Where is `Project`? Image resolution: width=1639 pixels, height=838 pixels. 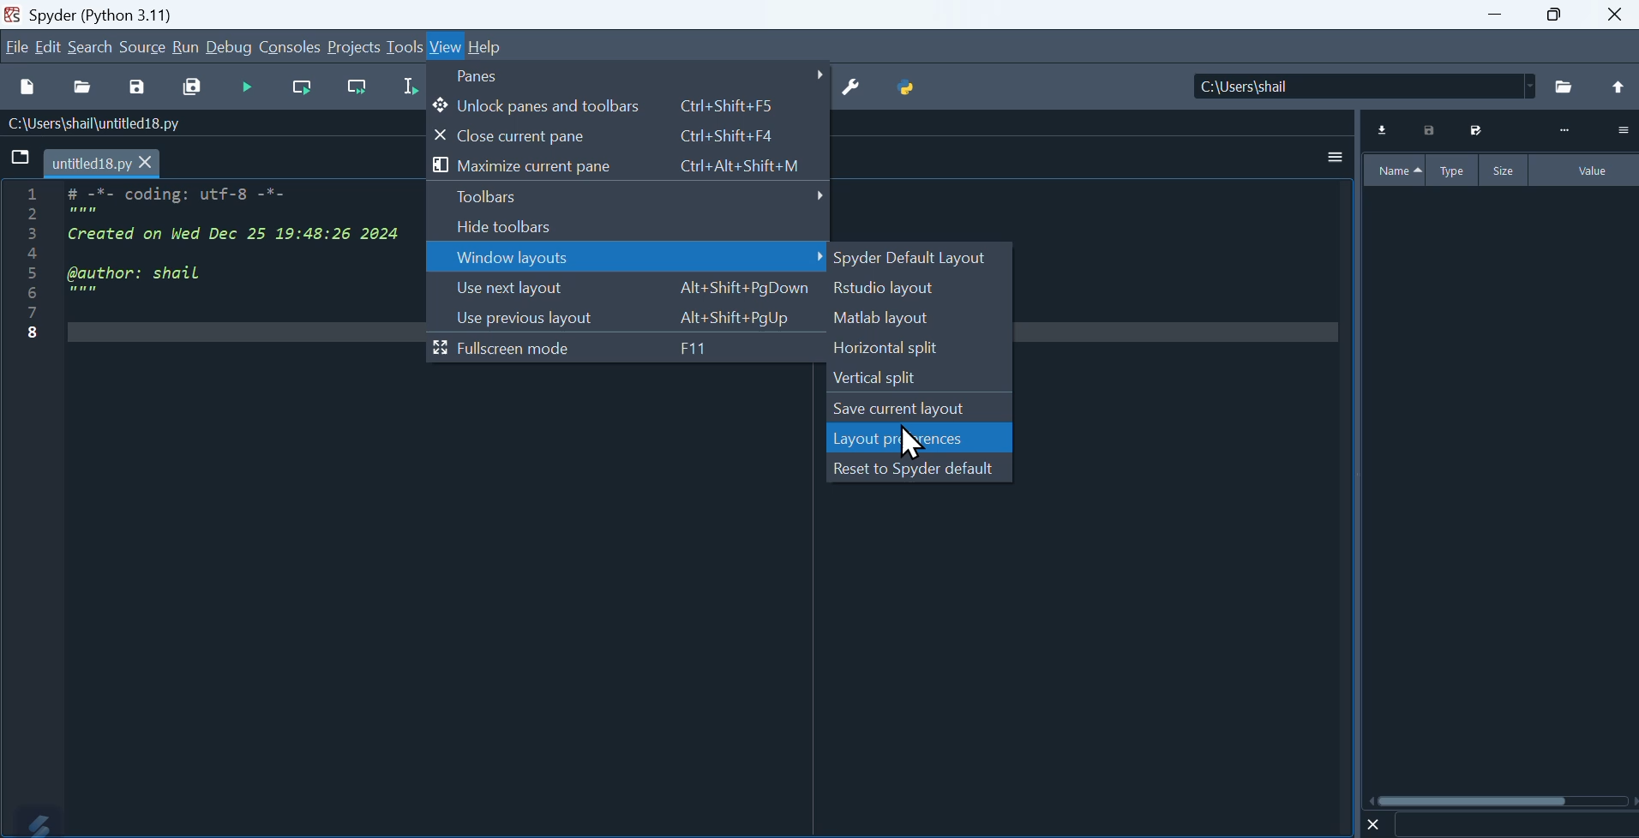 Project is located at coordinates (353, 46).